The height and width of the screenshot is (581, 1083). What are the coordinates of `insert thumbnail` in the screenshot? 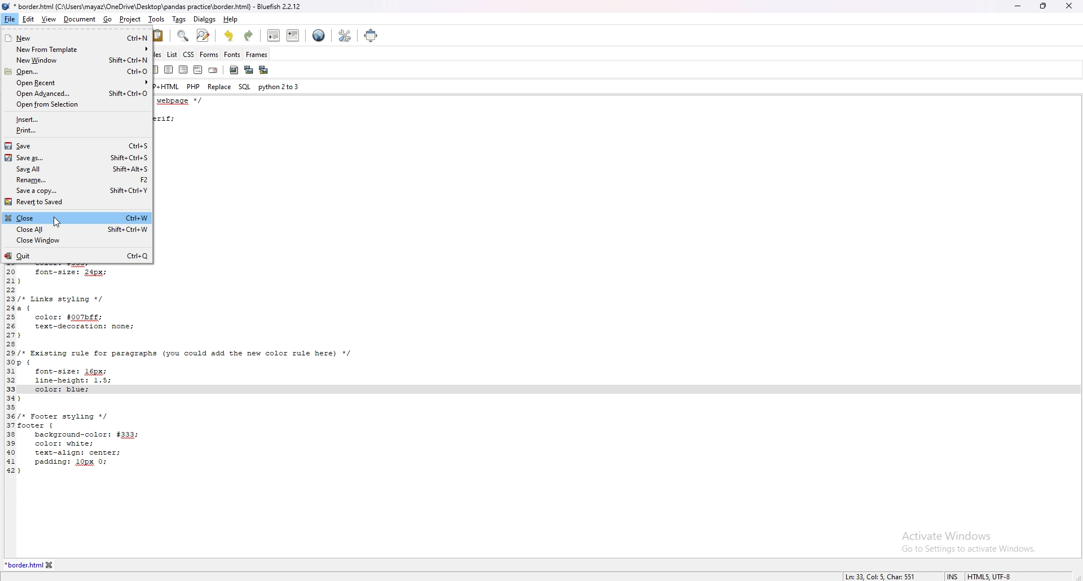 It's located at (249, 70).